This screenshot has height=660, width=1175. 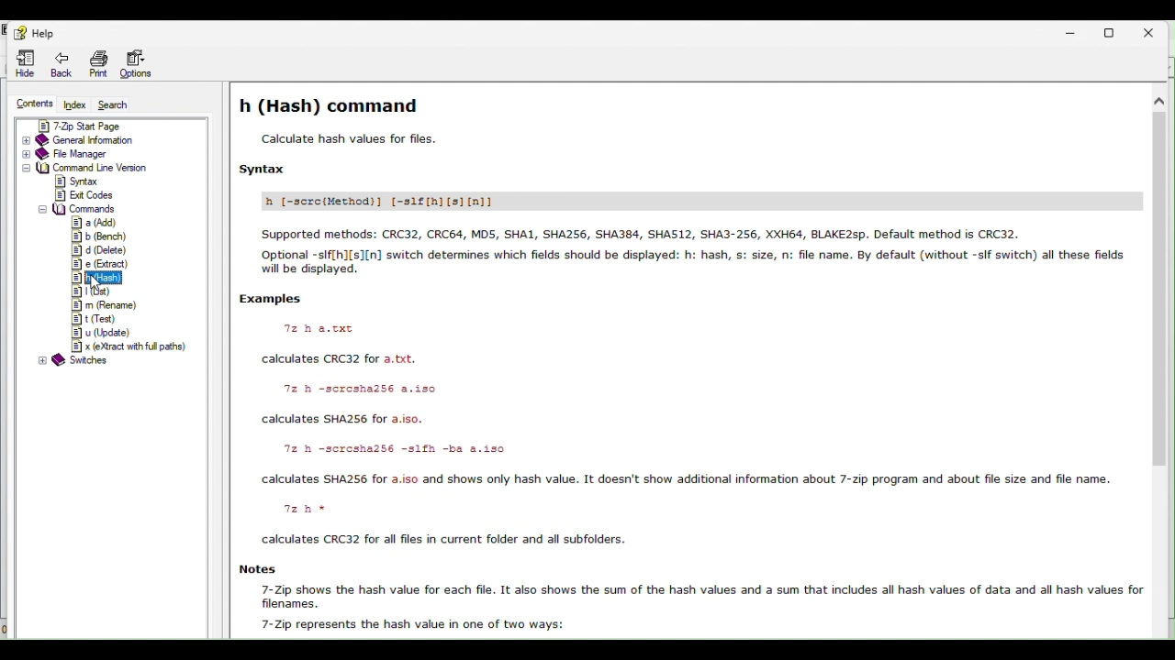 What do you see at coordinates (94, 182) in the screenshot?
I see `Syntax` at bounding box center [94, 182].